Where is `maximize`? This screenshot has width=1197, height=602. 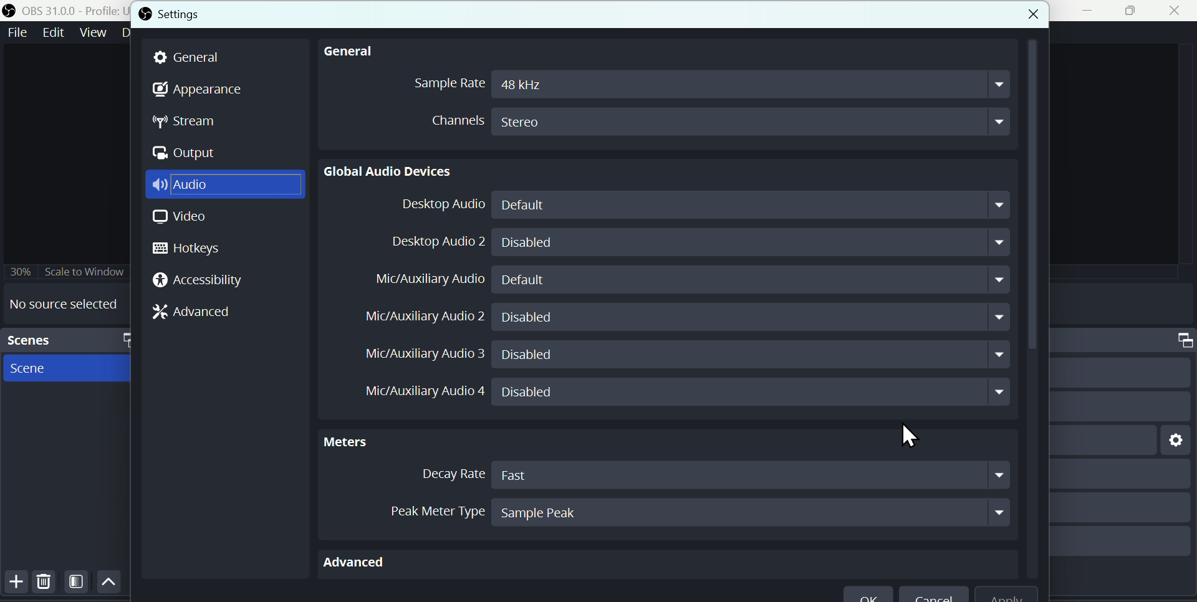
maximize is located at coordinates (1174, 340).